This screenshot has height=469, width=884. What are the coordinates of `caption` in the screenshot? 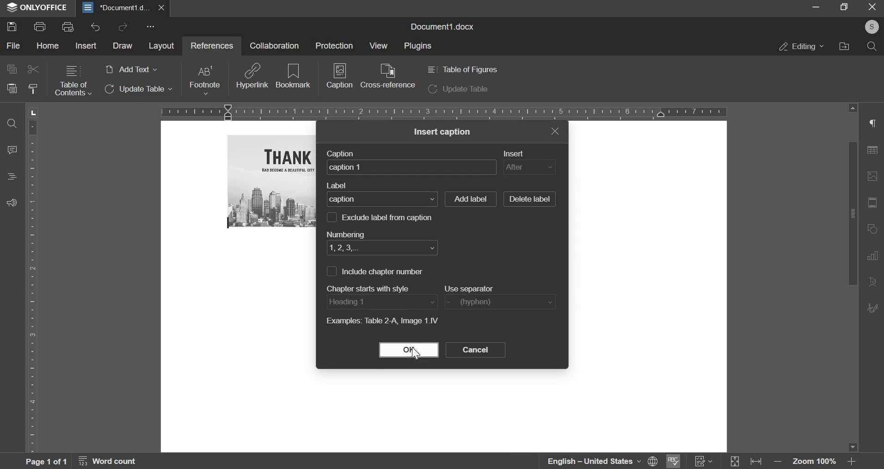 It's located at (344, 153).